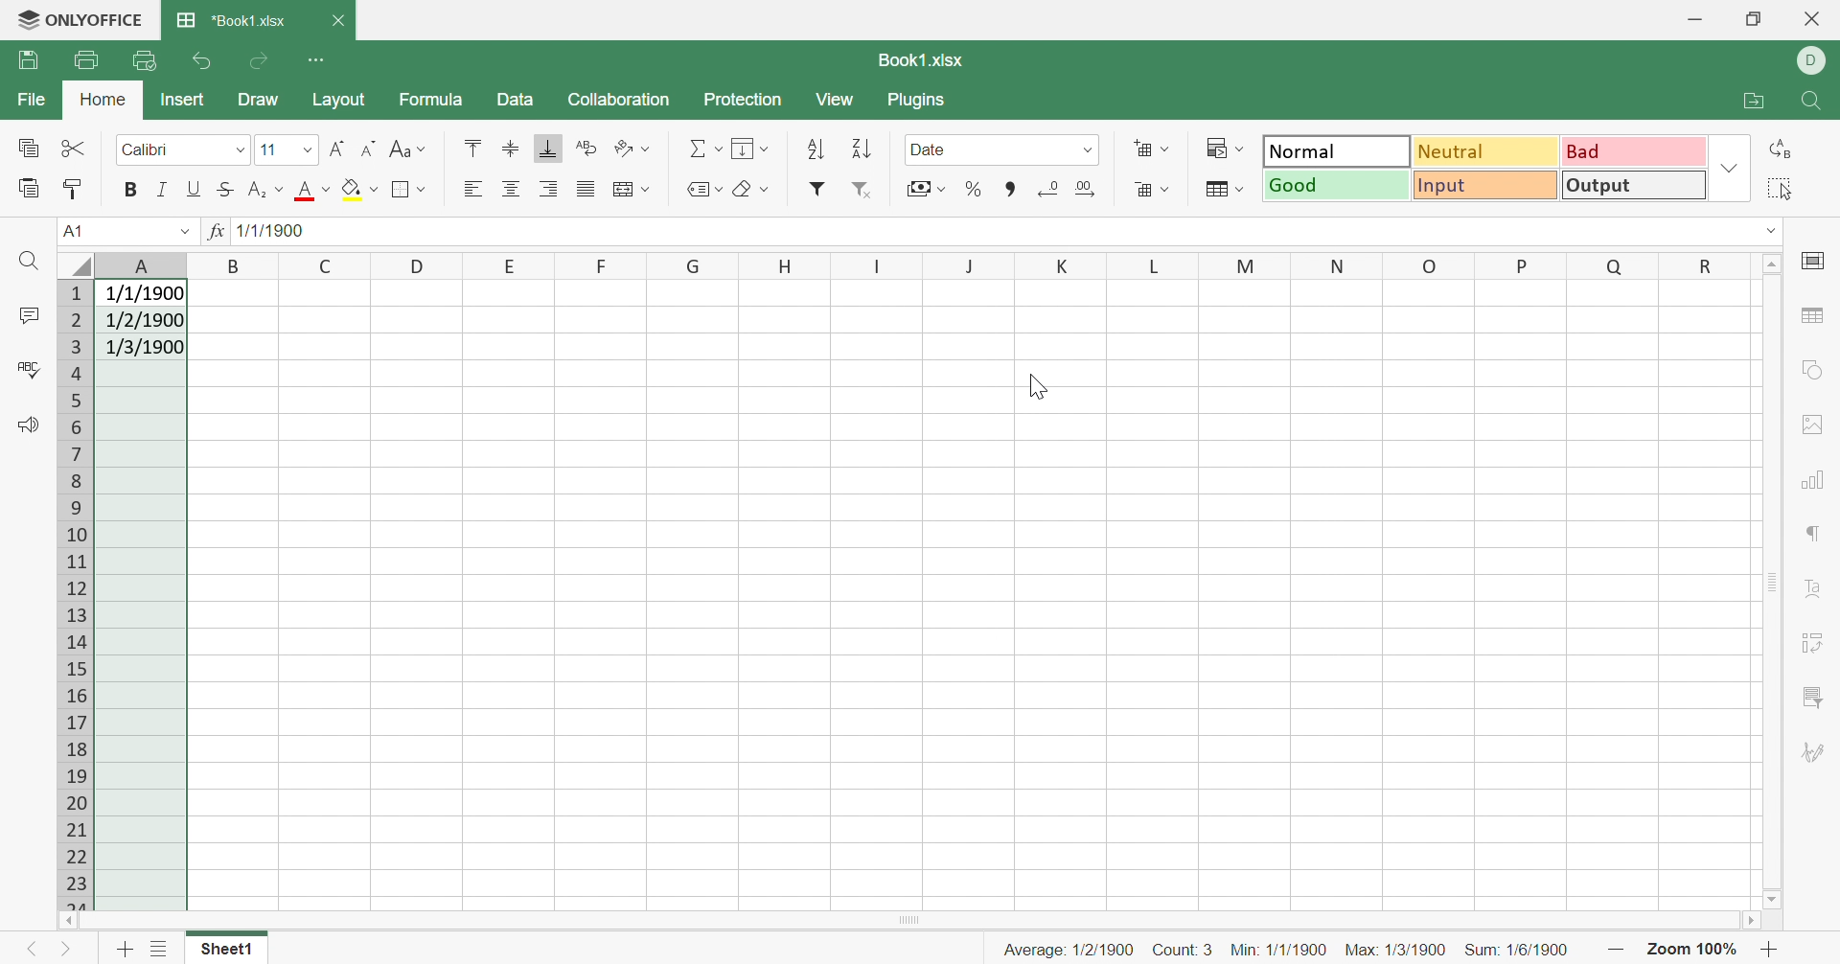  Describe the element at coordinates (214, 230) in the screenshot. I see `fx` at that location.